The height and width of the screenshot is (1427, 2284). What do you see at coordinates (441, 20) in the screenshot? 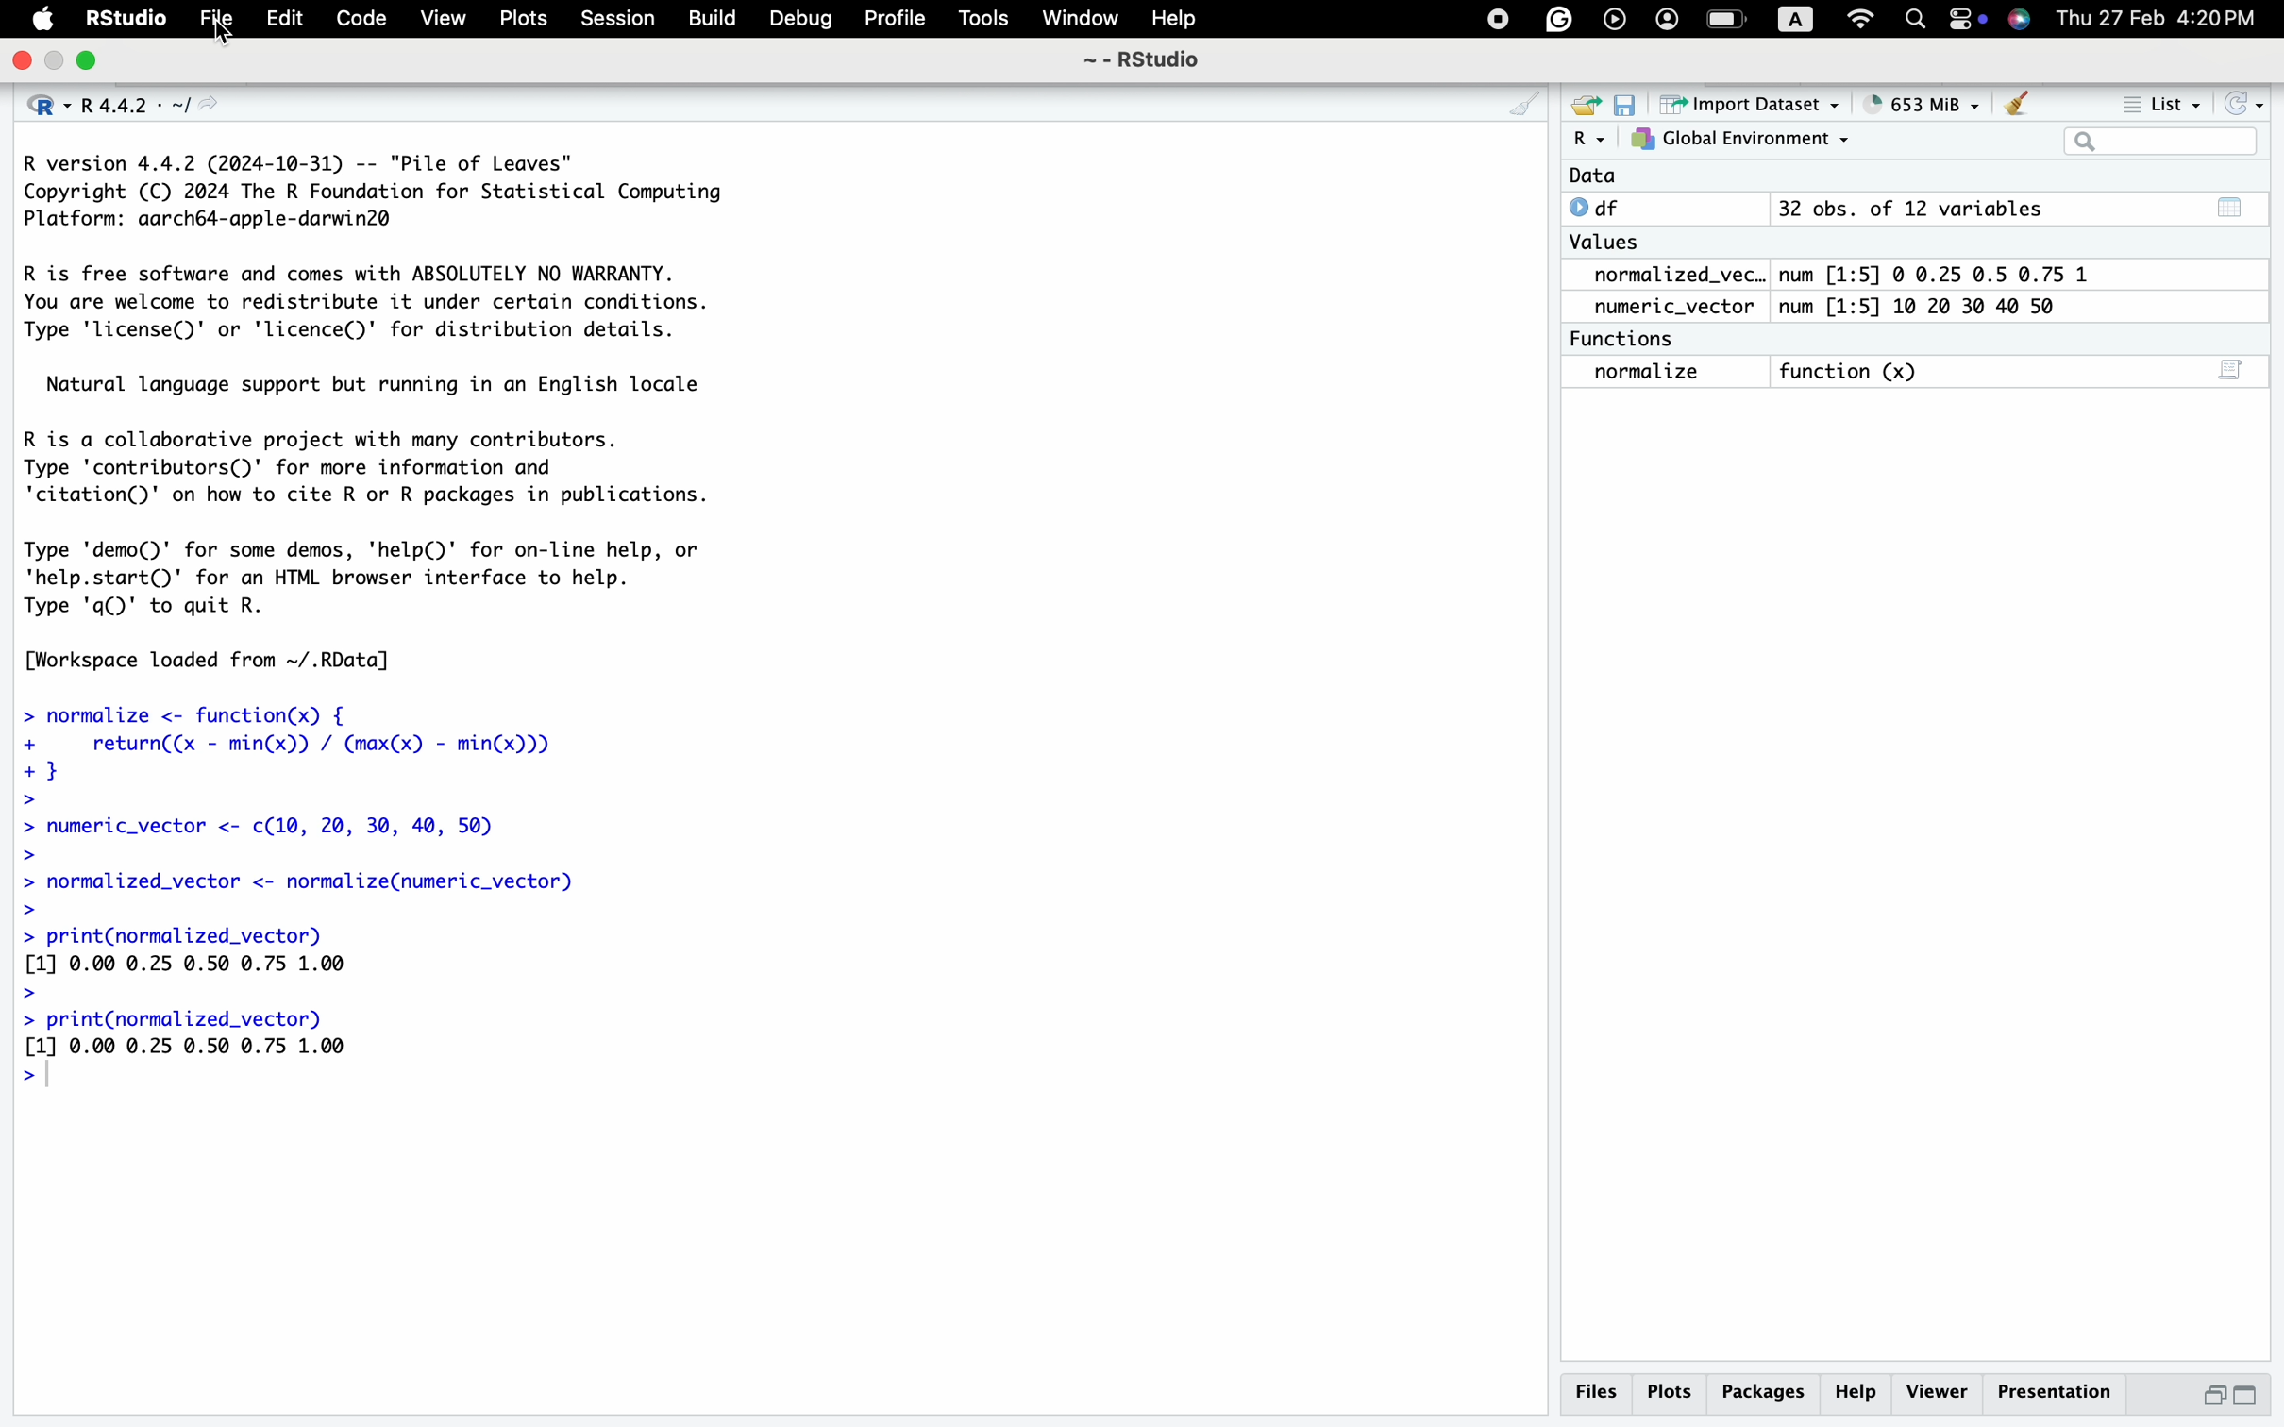
I see `View` at bounding box center [441, 20].